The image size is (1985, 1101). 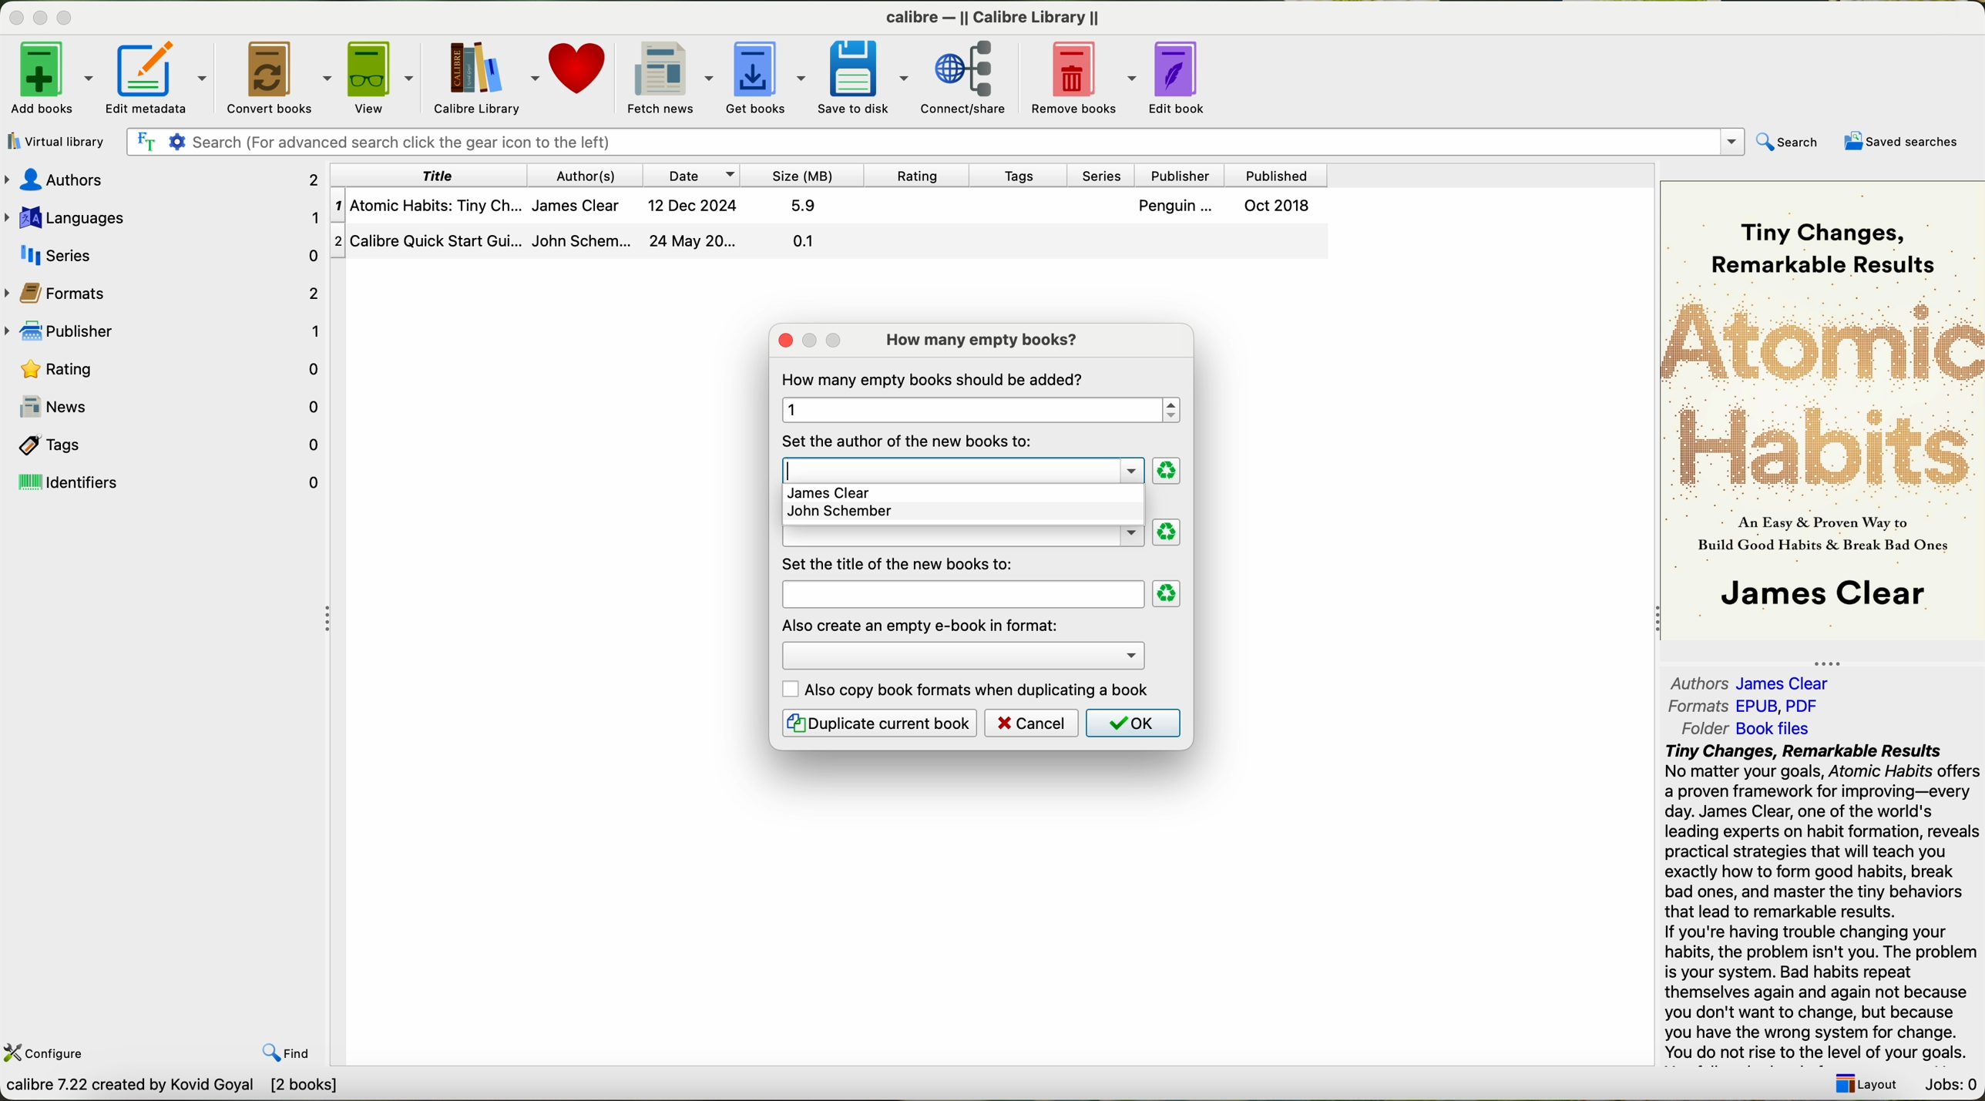 I want to click on formats, so click(x=166, y=291).